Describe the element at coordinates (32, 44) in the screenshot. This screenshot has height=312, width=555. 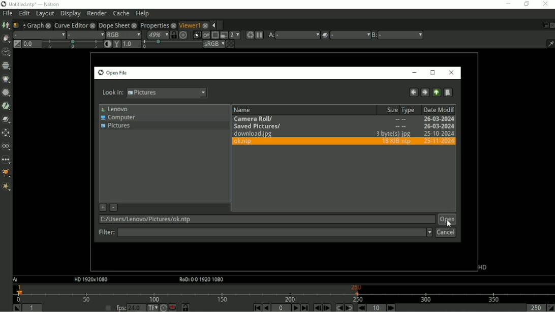
I see `Gain` at that location.